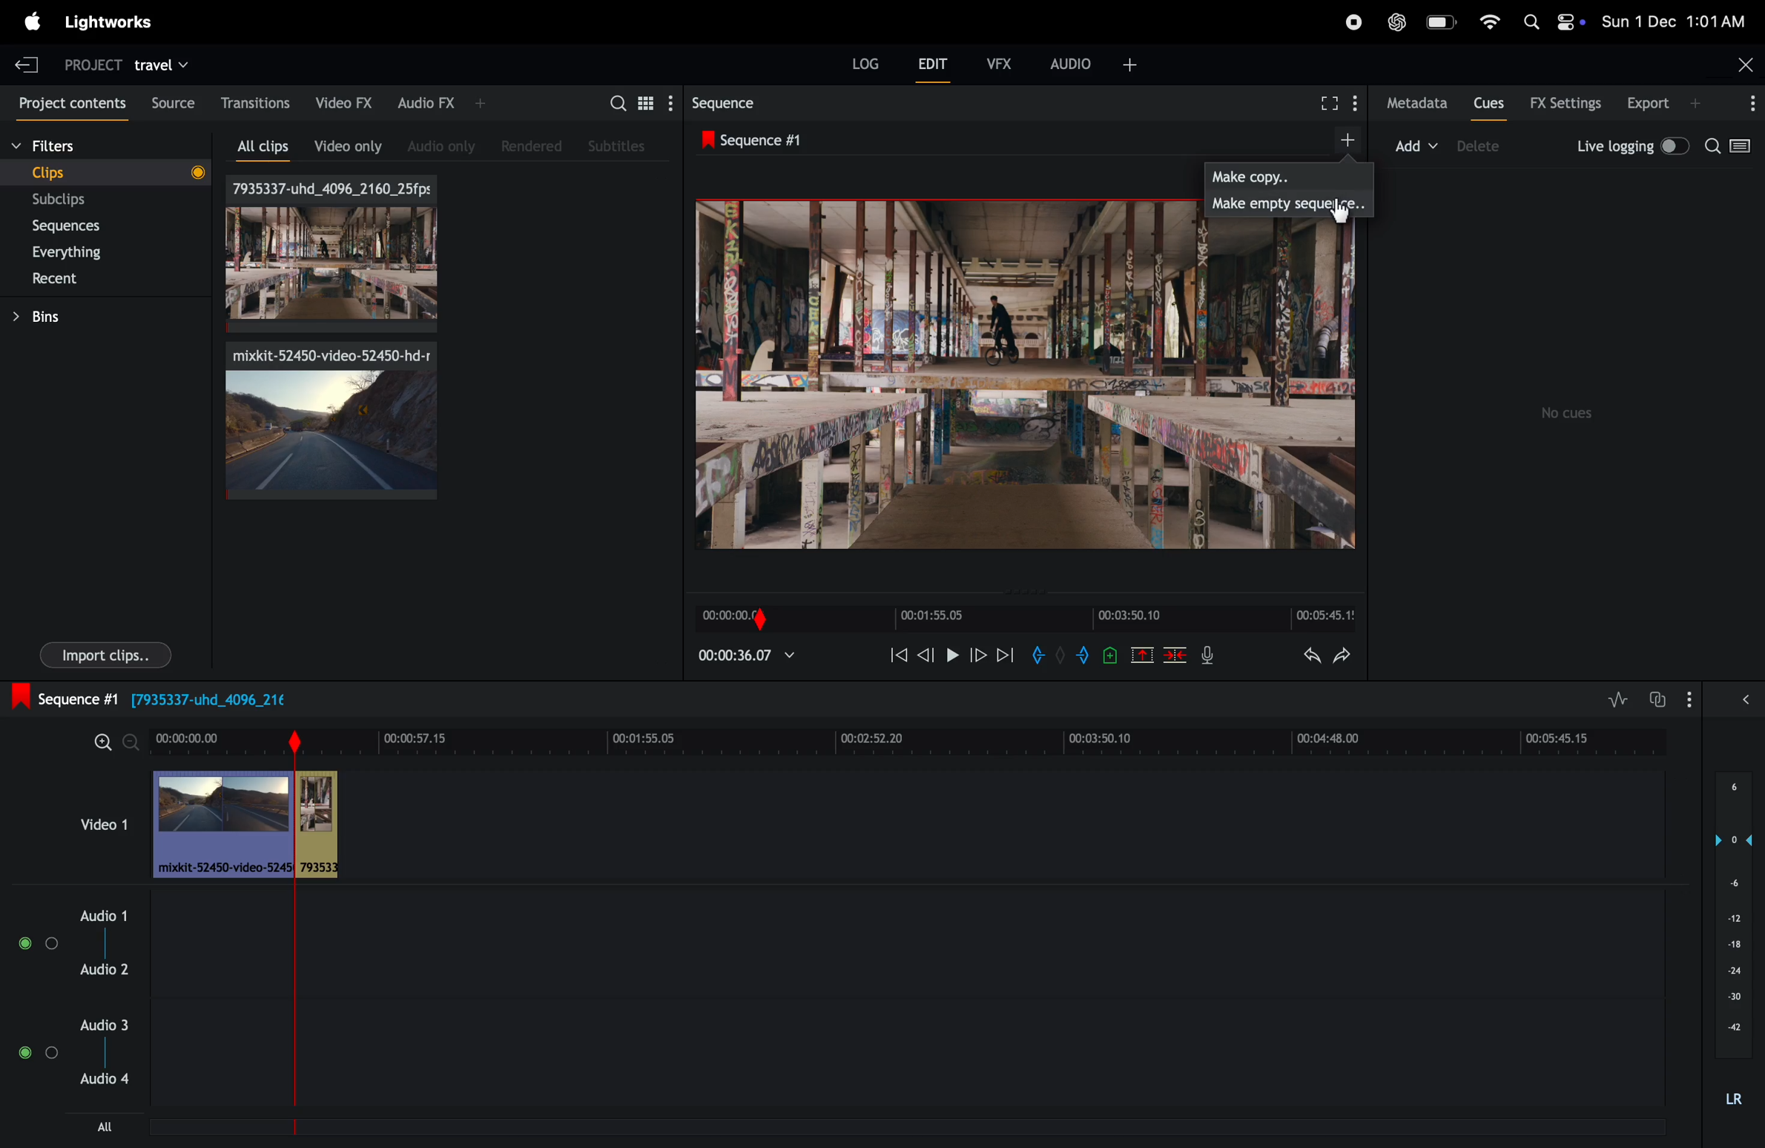 This screenshot has width=1765, height=1148. What do you see at coordinates (1734, 148) in the screenshot?
I see `search options` at bounding box center [1734, 148].